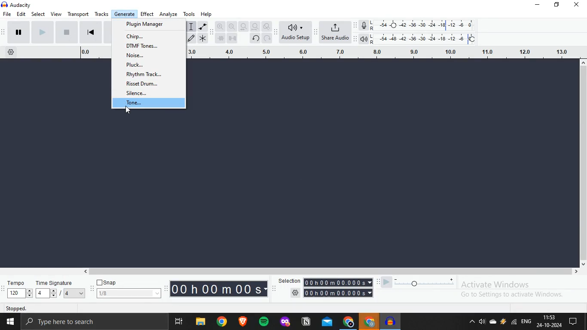  What do you see at coordinates (417, 281) in the screenshot?
I see `Slider` at bounding box center [417, 281].